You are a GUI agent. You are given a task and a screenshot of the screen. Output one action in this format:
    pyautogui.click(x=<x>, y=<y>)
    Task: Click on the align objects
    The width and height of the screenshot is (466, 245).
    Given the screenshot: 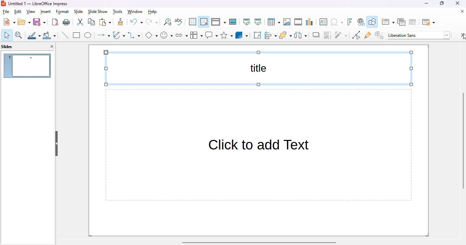 What is the action you would take?
    pyautogui.click(x=271, y=35)
    